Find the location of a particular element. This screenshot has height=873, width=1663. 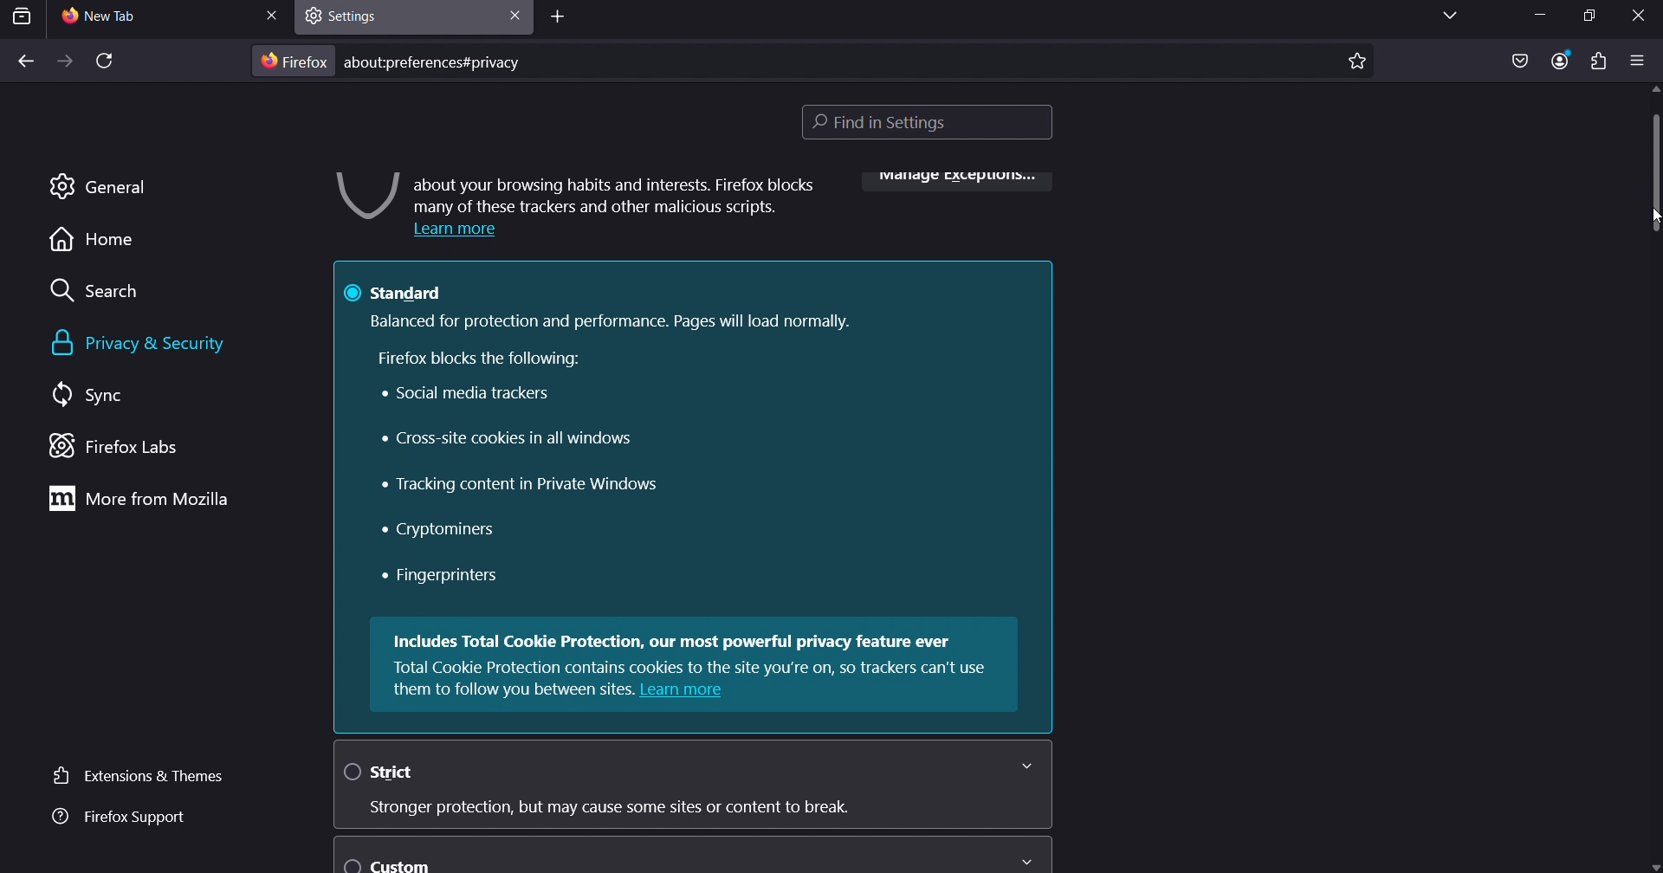

find in settings is located at coordinates (934, 125).